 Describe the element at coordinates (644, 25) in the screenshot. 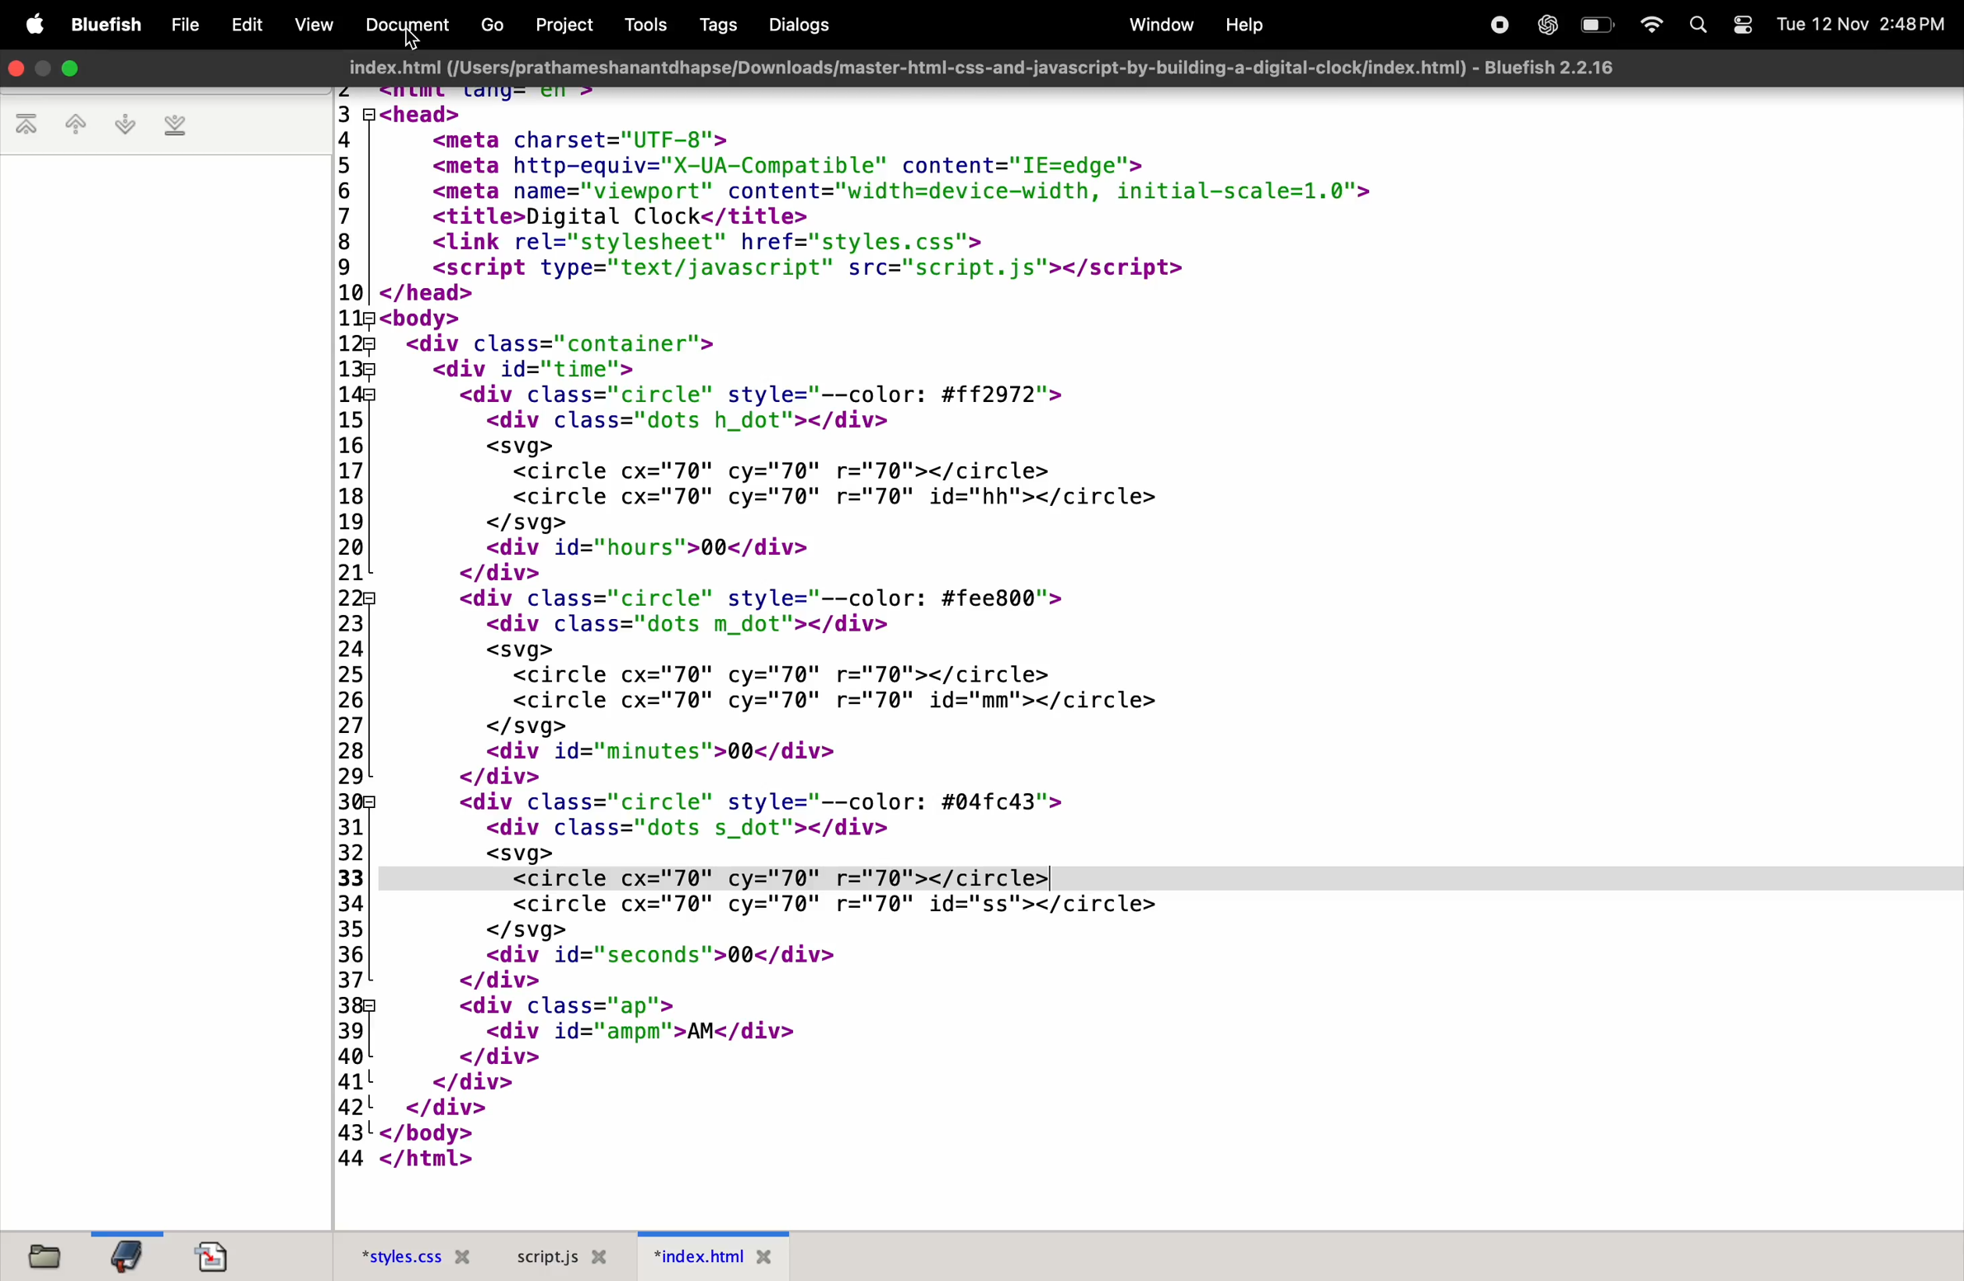

I see `tools` at that location.